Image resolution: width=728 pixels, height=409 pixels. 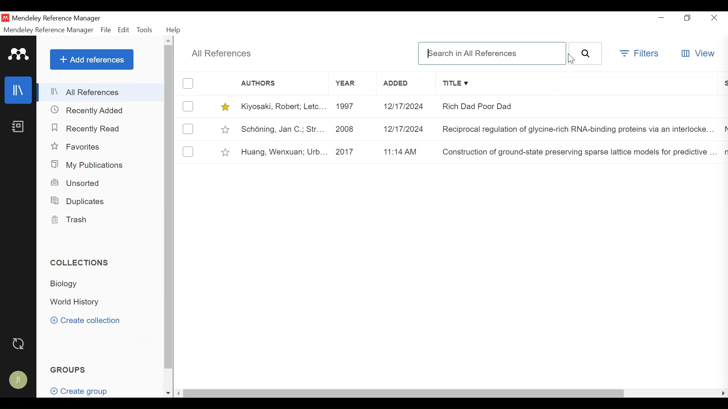 I want to click on All References, so click(x=101, y=91).